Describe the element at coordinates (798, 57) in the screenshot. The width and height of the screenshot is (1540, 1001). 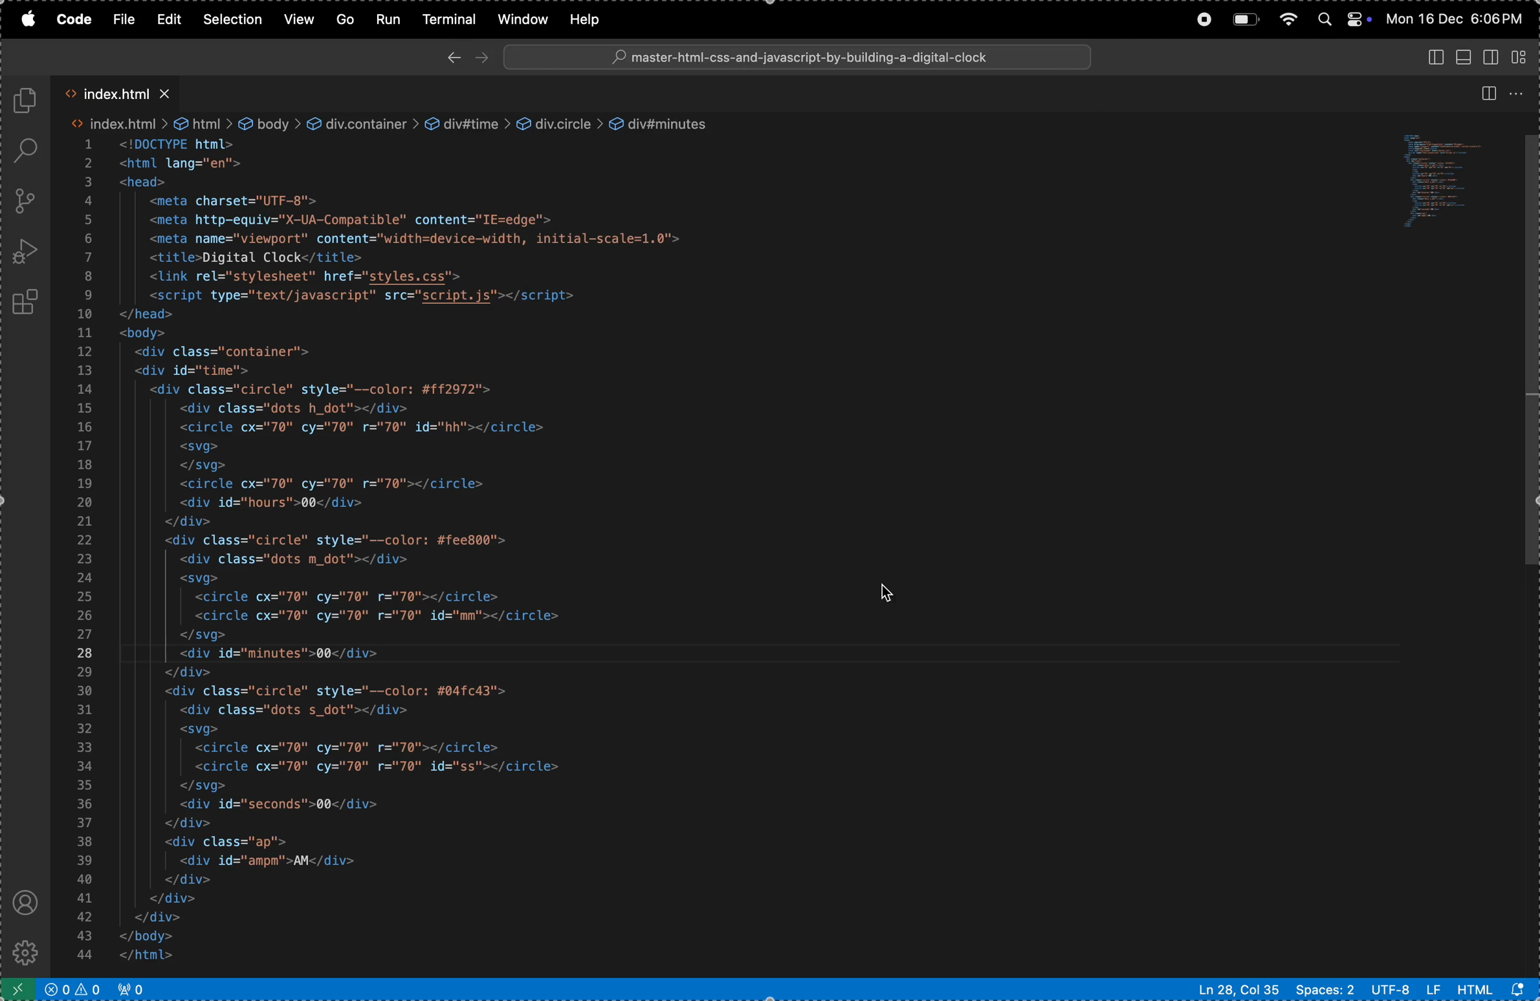
I see `search bar` at that location.